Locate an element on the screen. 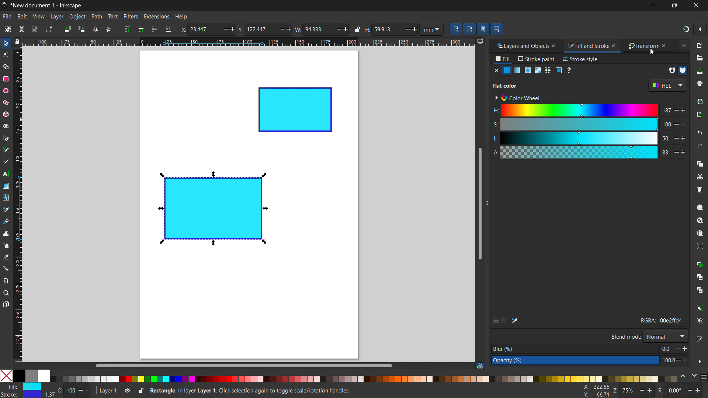 This screenshot has height=398, width=708. *New document 1 - Inkscape is located at coordinates (47, 6).